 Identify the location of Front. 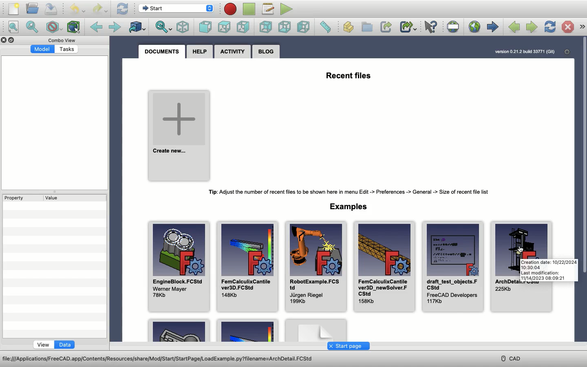
(205, 26).